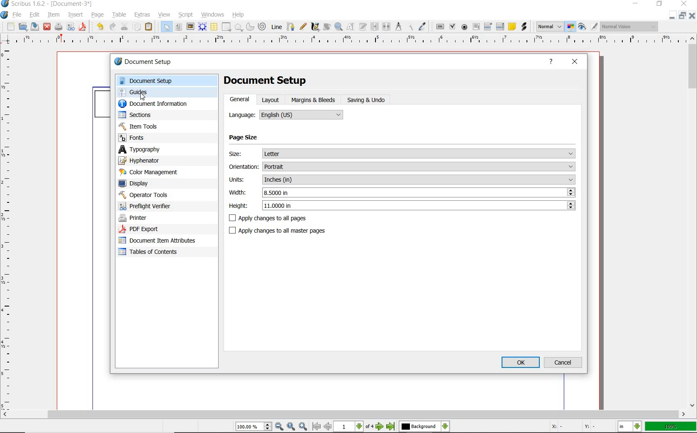 The image size is (697, 433). Describe the element at coordinates (97, 15) in the screenshot. I see `page` at that location.